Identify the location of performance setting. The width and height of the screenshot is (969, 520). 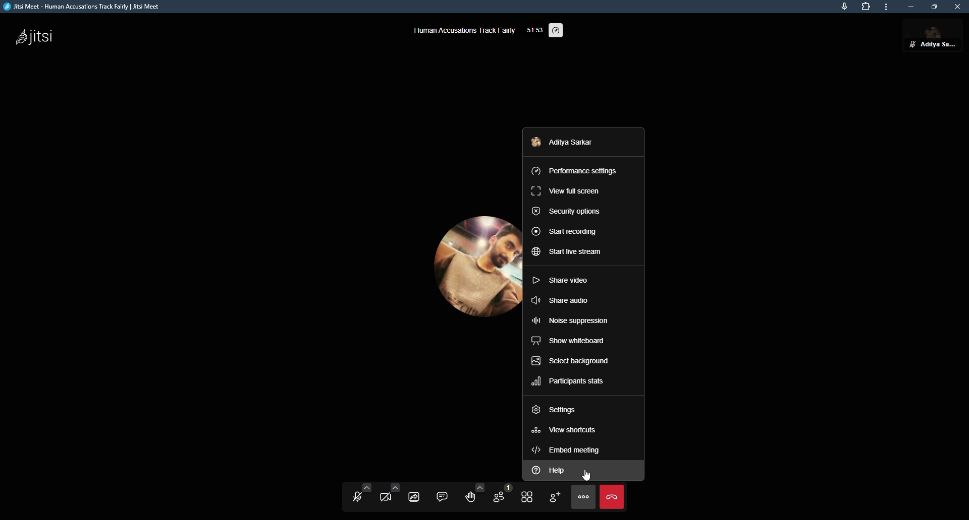
(559, 30).